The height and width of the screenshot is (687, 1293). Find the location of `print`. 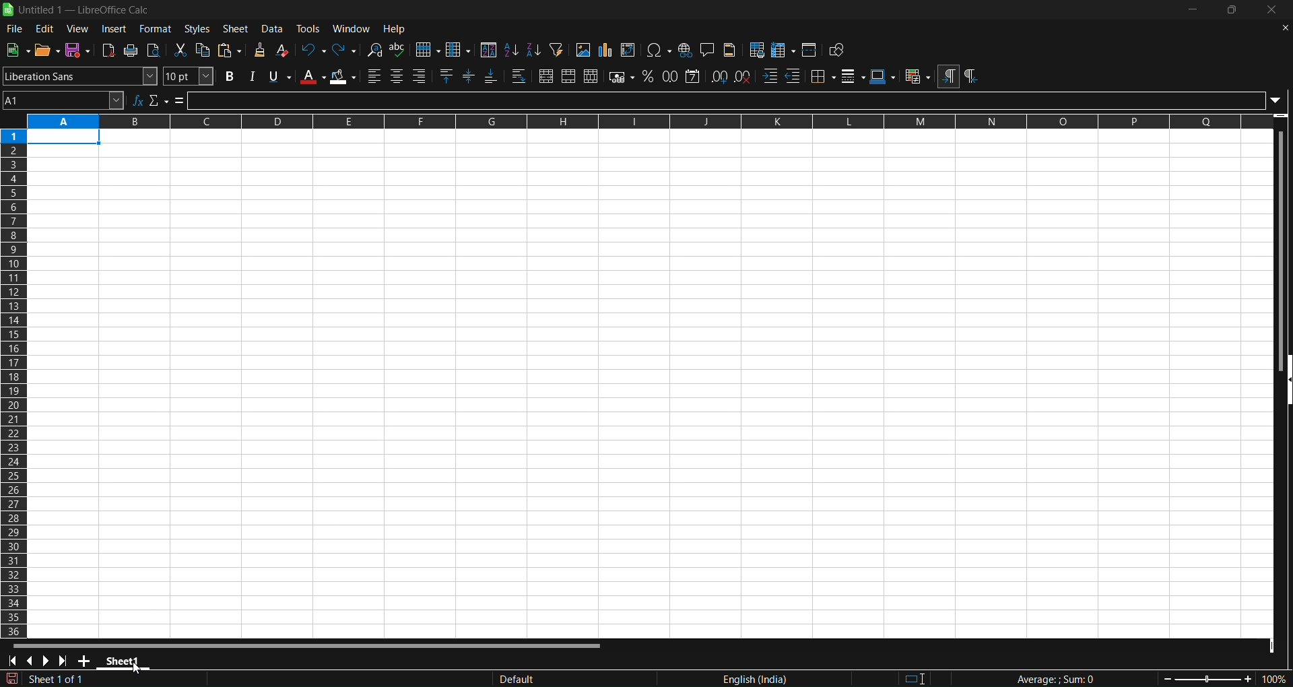

print is located at coordinates (132, 51).